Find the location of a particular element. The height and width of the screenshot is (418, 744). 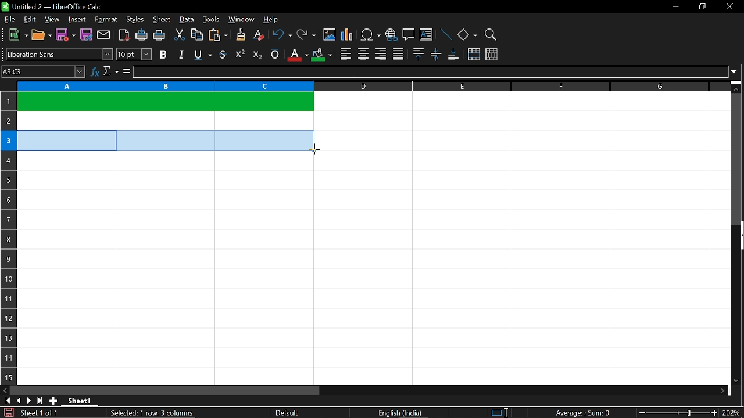

align bottom is located at coordinates (453, 55).